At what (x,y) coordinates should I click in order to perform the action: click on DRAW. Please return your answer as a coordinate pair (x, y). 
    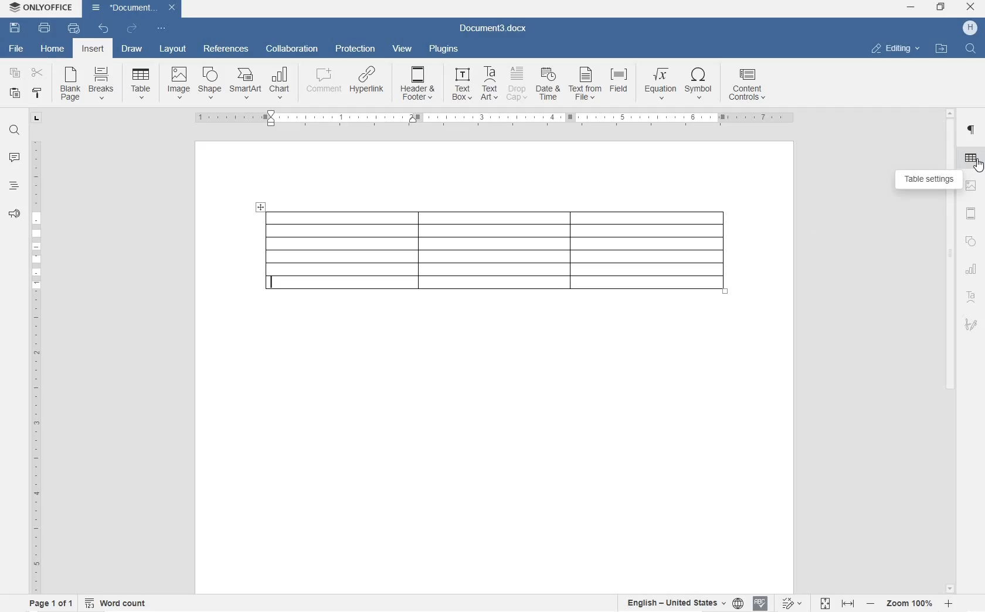
    Looking at the image, I should click on (131, 50).